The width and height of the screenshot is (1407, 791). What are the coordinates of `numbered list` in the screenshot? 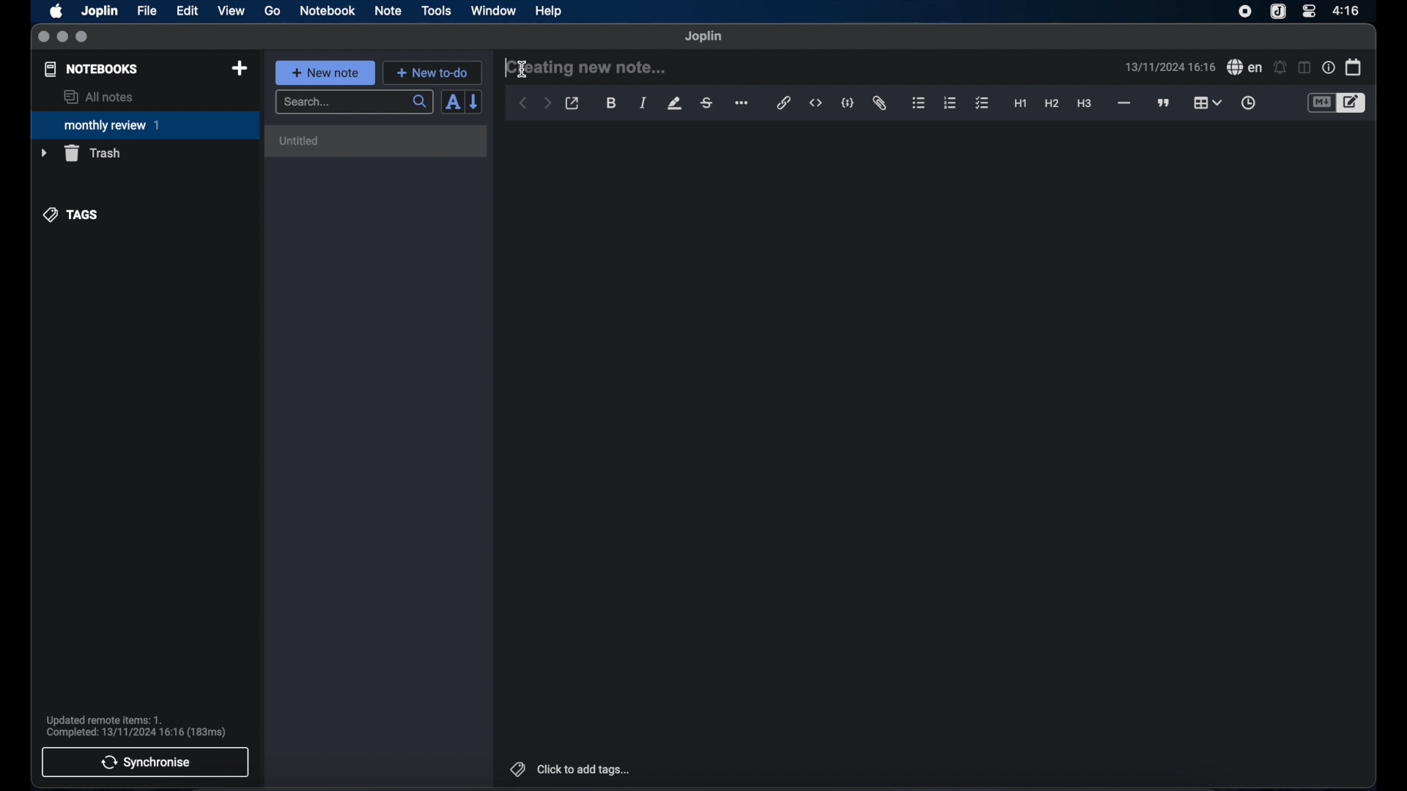 It's located at (950, 103).